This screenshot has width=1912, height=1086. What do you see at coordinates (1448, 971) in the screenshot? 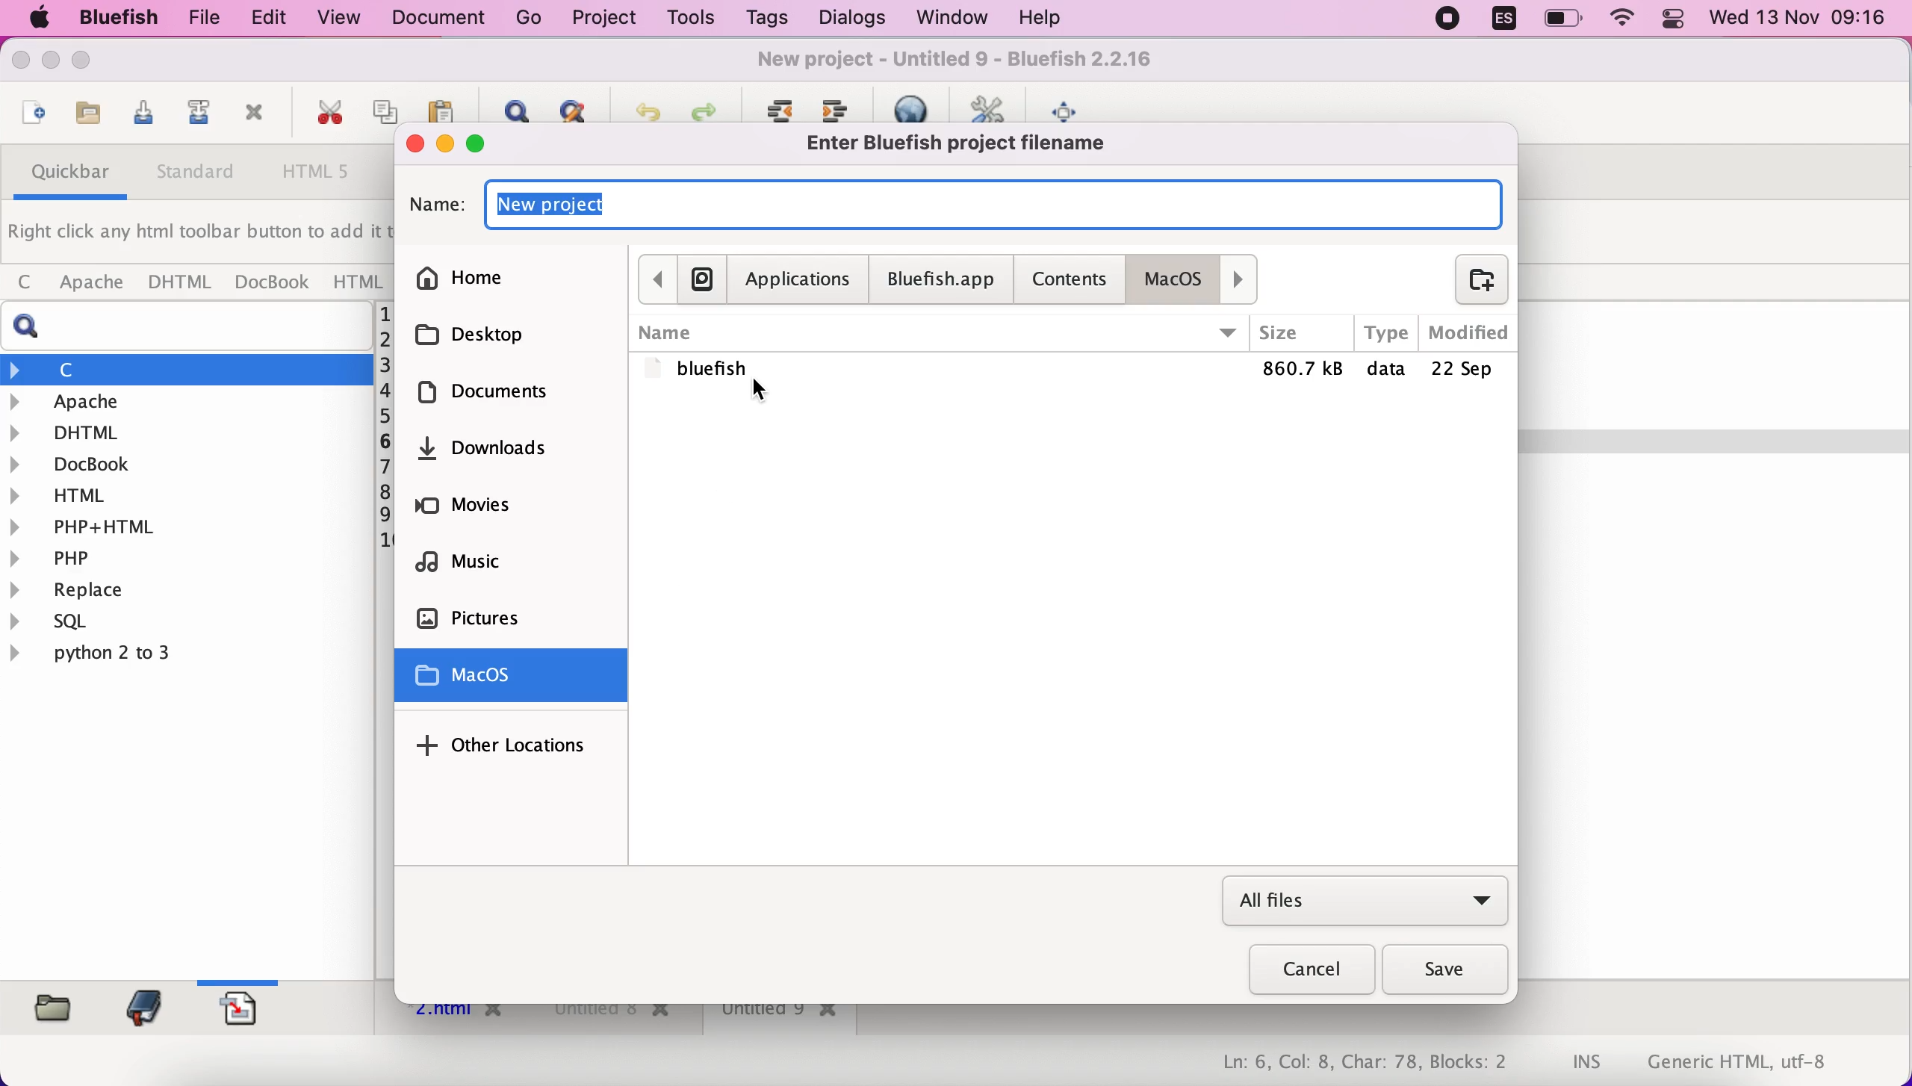
I see `save` at bounding box center [1448, 971].